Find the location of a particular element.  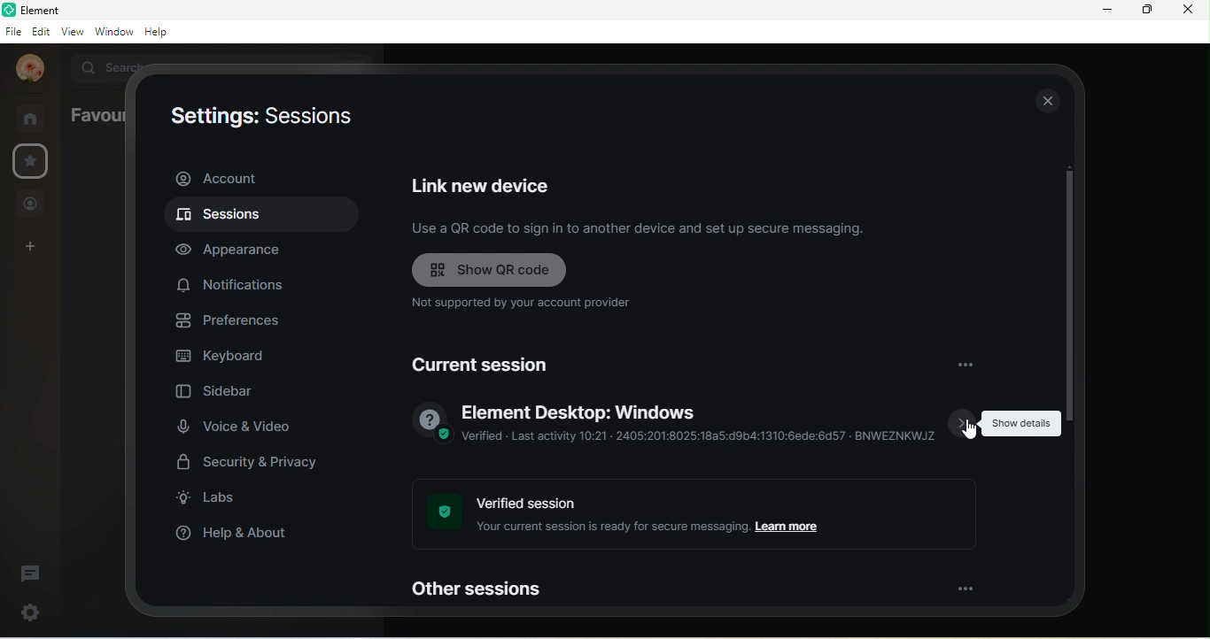

learn more is located at coordinates (789, 527).